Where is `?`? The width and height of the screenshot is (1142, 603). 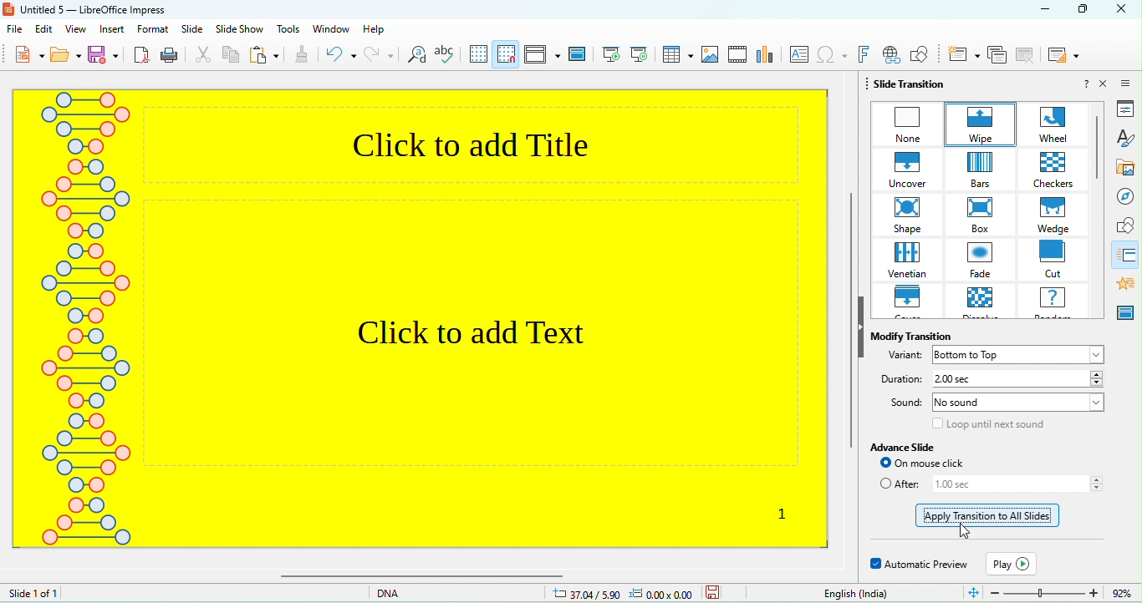
? is located at coordinates (1080, 85).